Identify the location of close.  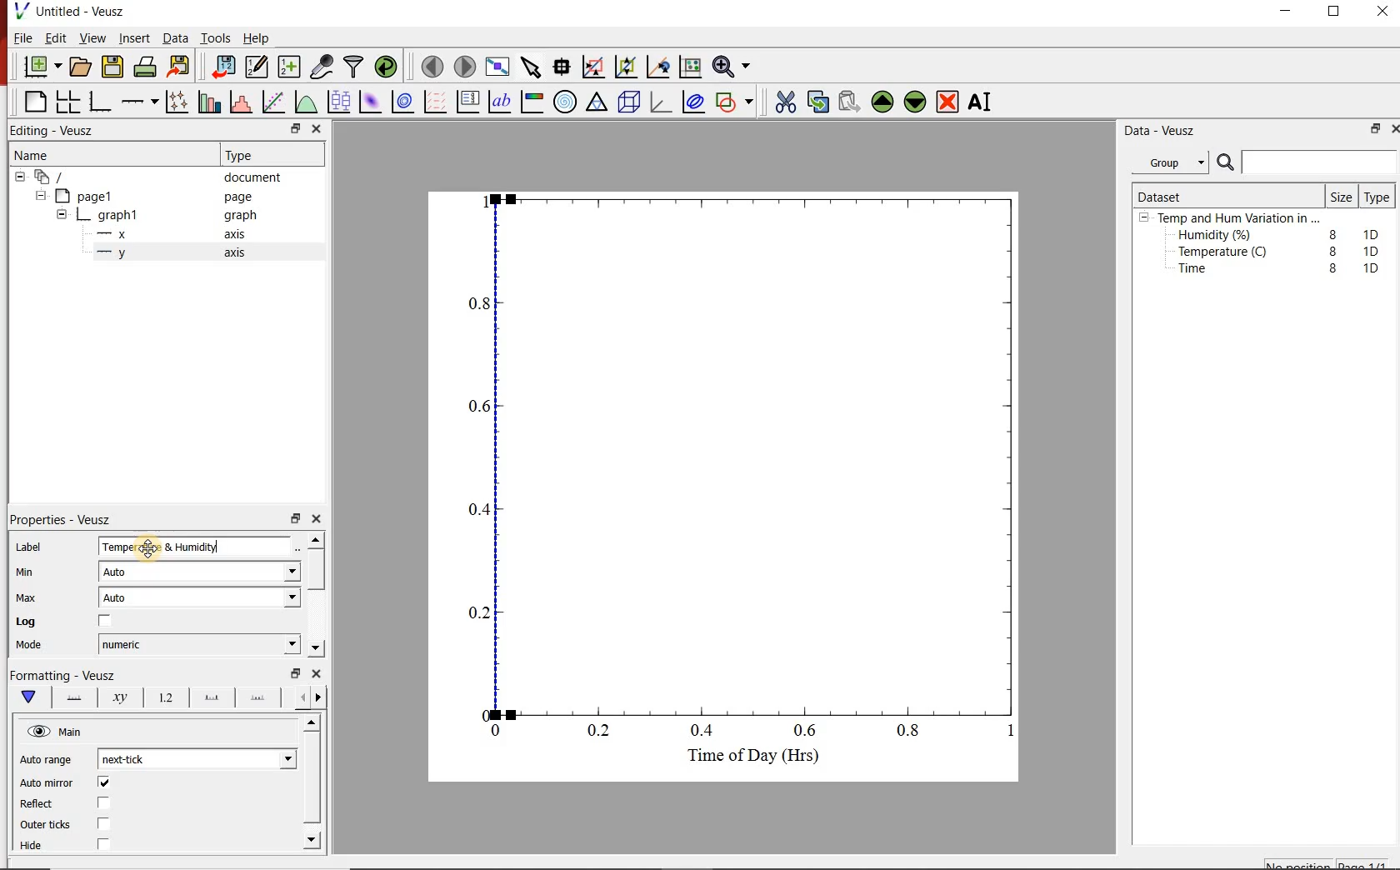
(318, 675).